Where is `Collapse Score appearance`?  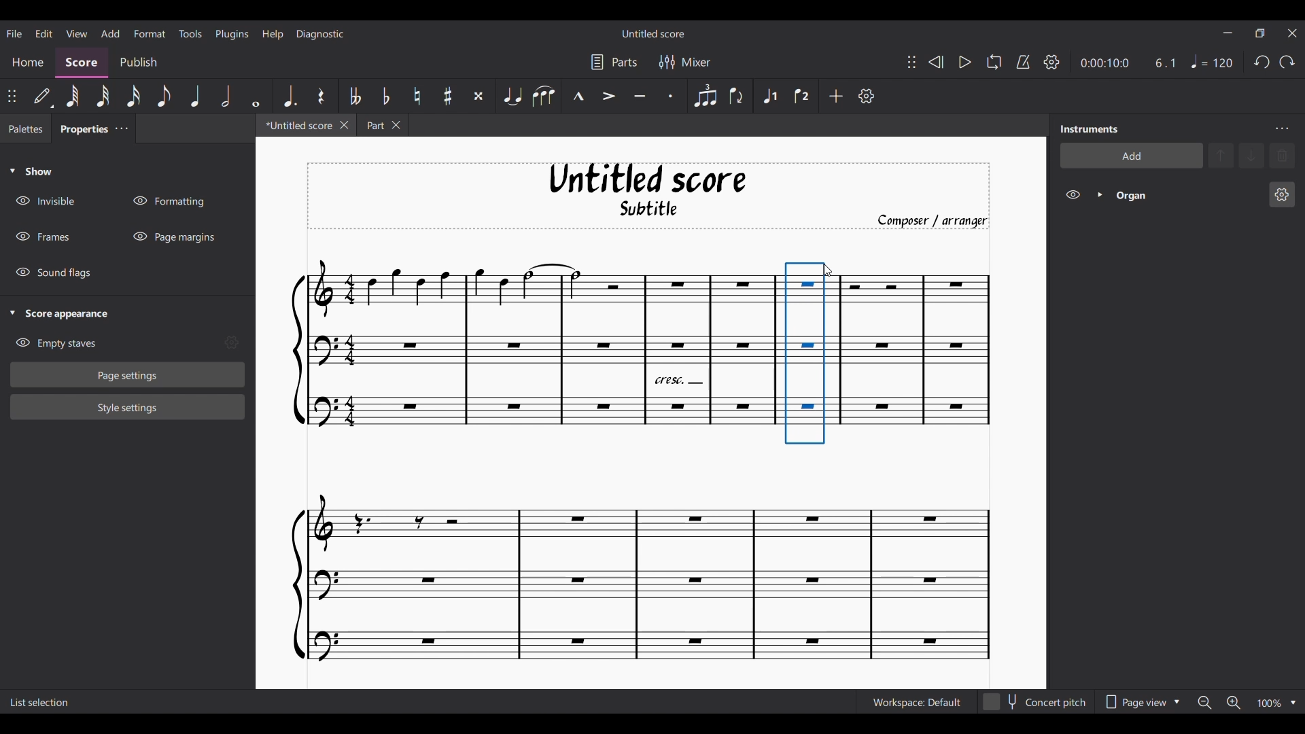
Collapse Score appearance is located at coordinates (60, 315).